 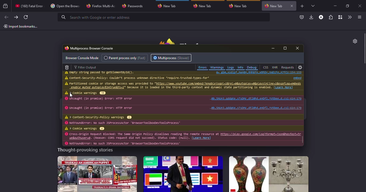 I want to click on css, so click(x=266, y=67).